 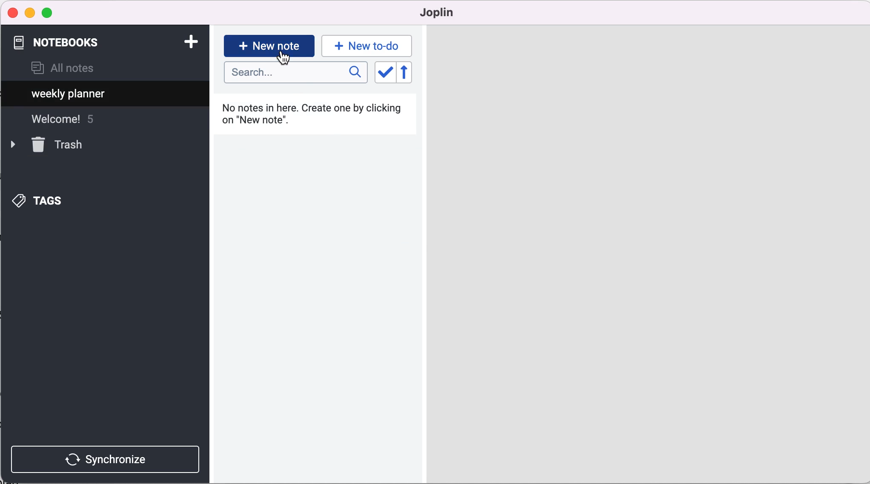 What do you see at coordinates (449, 13) in the screenshot?
I see `joplin` at bounding box center [449, 13].